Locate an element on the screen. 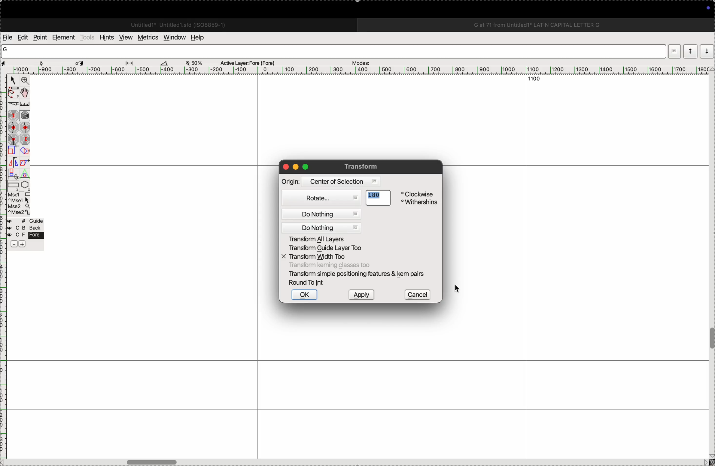 The image size is (715, 466). Transform keming classes too is located at coordinates (340, 265).